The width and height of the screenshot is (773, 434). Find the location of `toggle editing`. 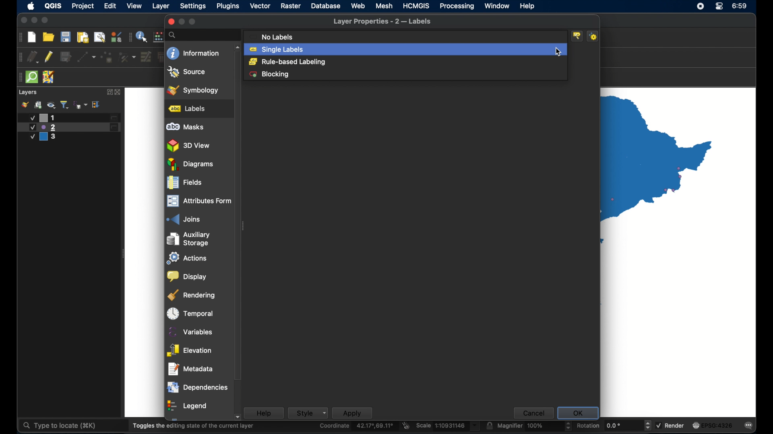

toggle editing is located at coordinates (48, 57).